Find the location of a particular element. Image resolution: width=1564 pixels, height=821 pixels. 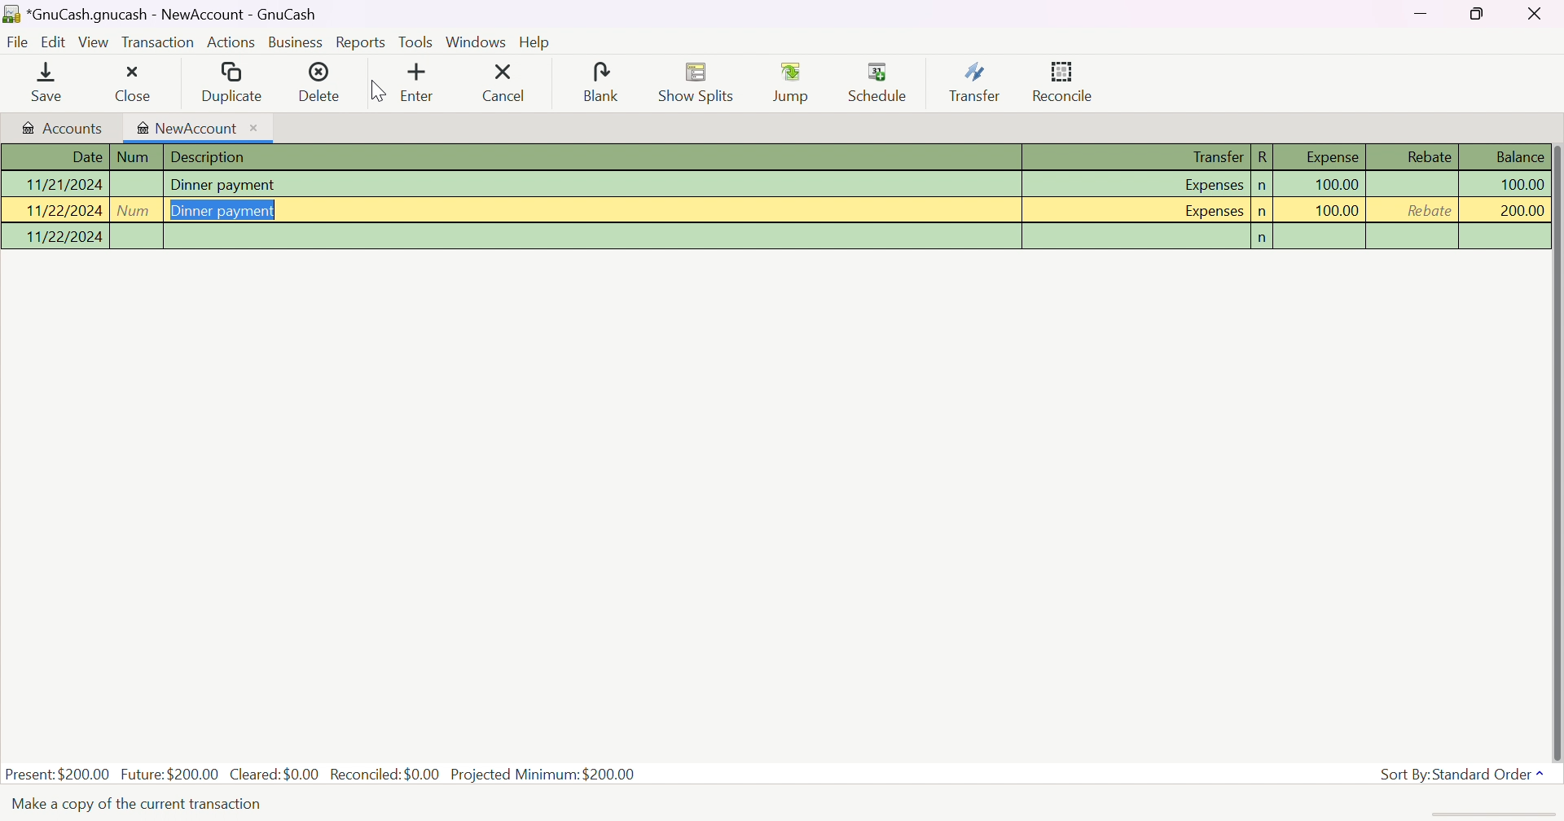

Cursor is located at coordinates (378, 91).